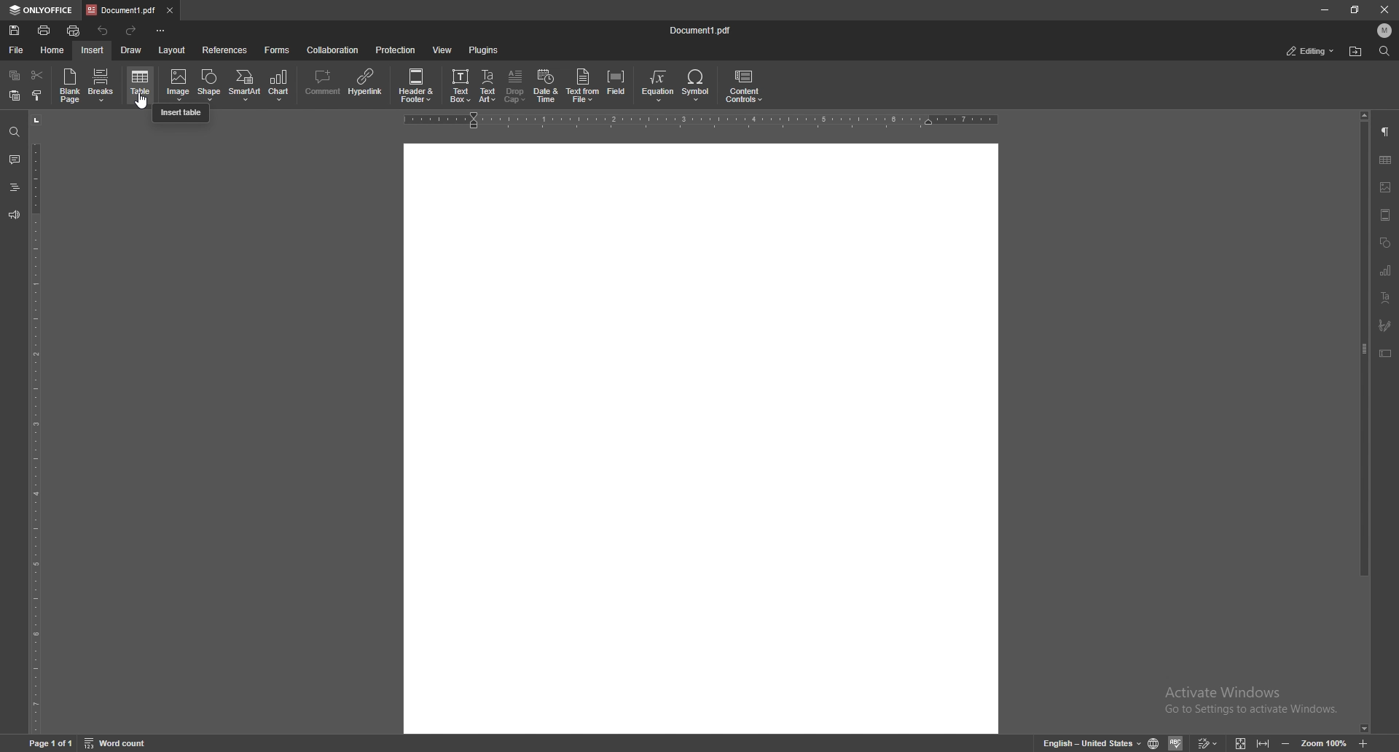  I want to click on chart, so click(1387, 272).